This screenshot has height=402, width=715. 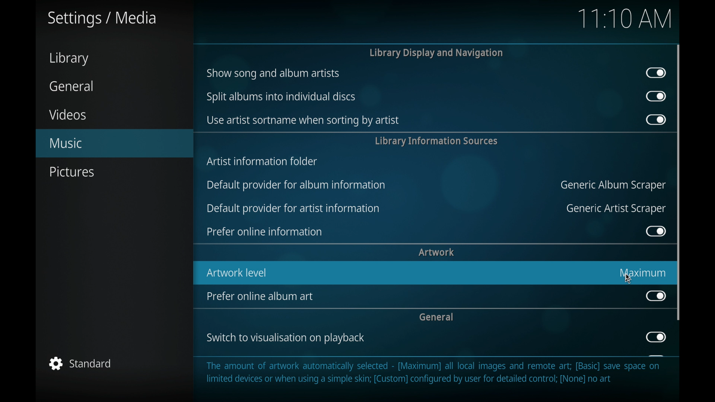 I want to click on toggle button, so click(x=655, y=96).